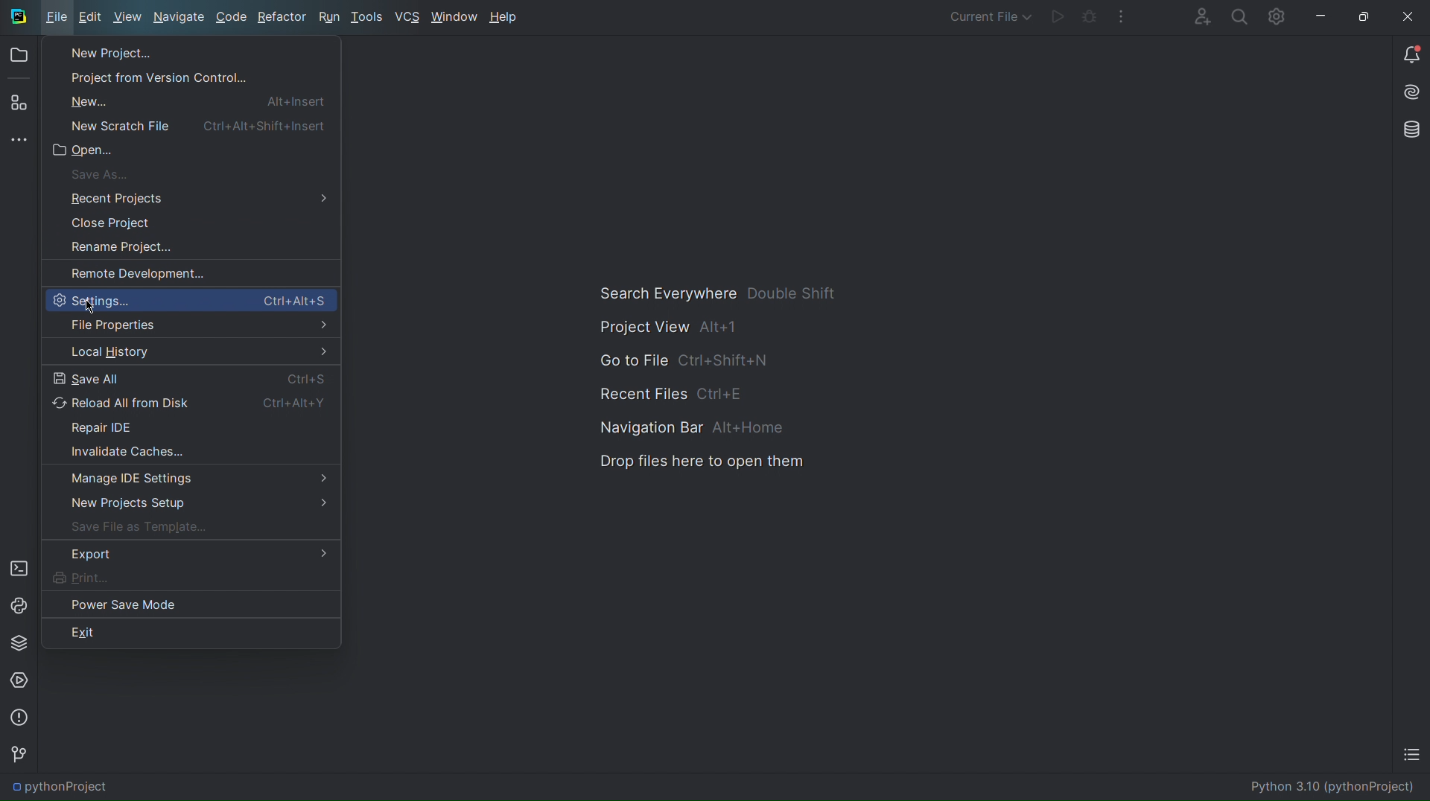 The height and width of the screenshot is (801, 1430). I want to click on More, so click(1123, 18).